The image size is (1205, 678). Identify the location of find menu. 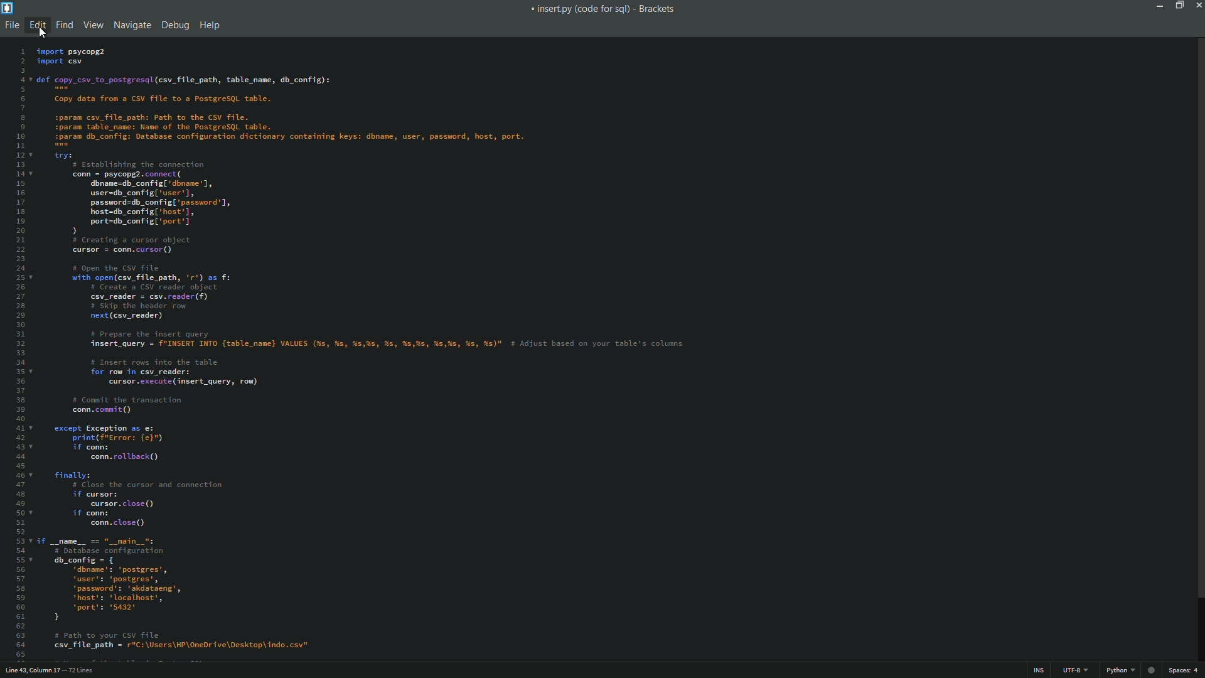
(65, 24).